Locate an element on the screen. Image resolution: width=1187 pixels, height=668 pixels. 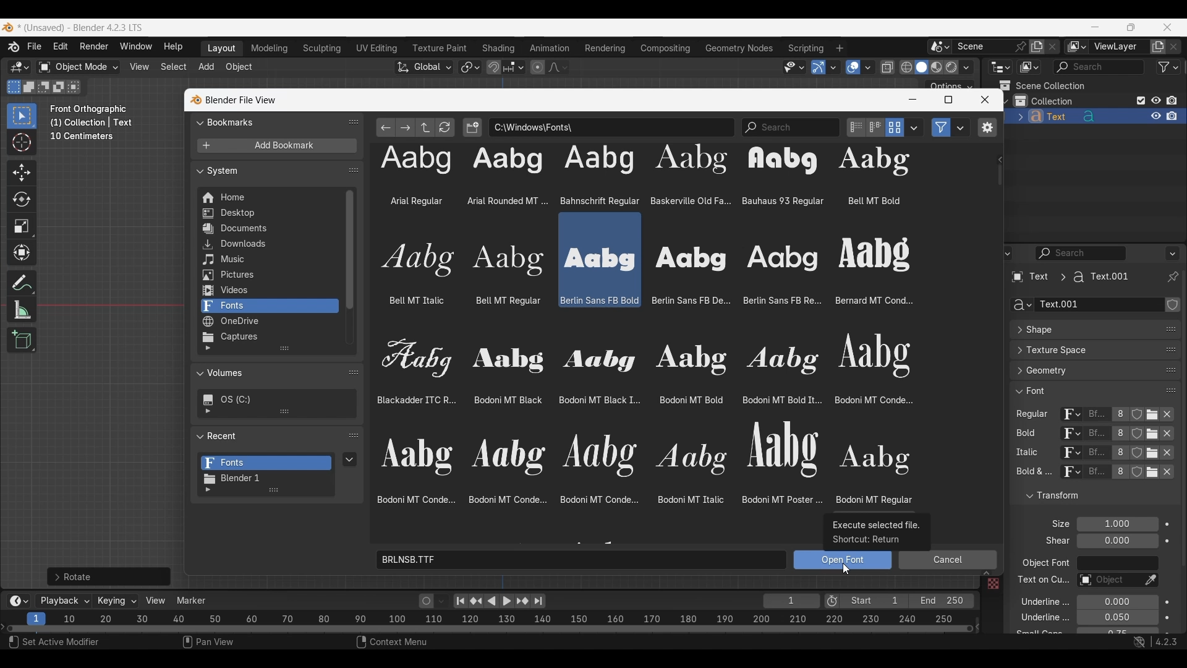
Change order in the list is located at coordinates (1172, 302).